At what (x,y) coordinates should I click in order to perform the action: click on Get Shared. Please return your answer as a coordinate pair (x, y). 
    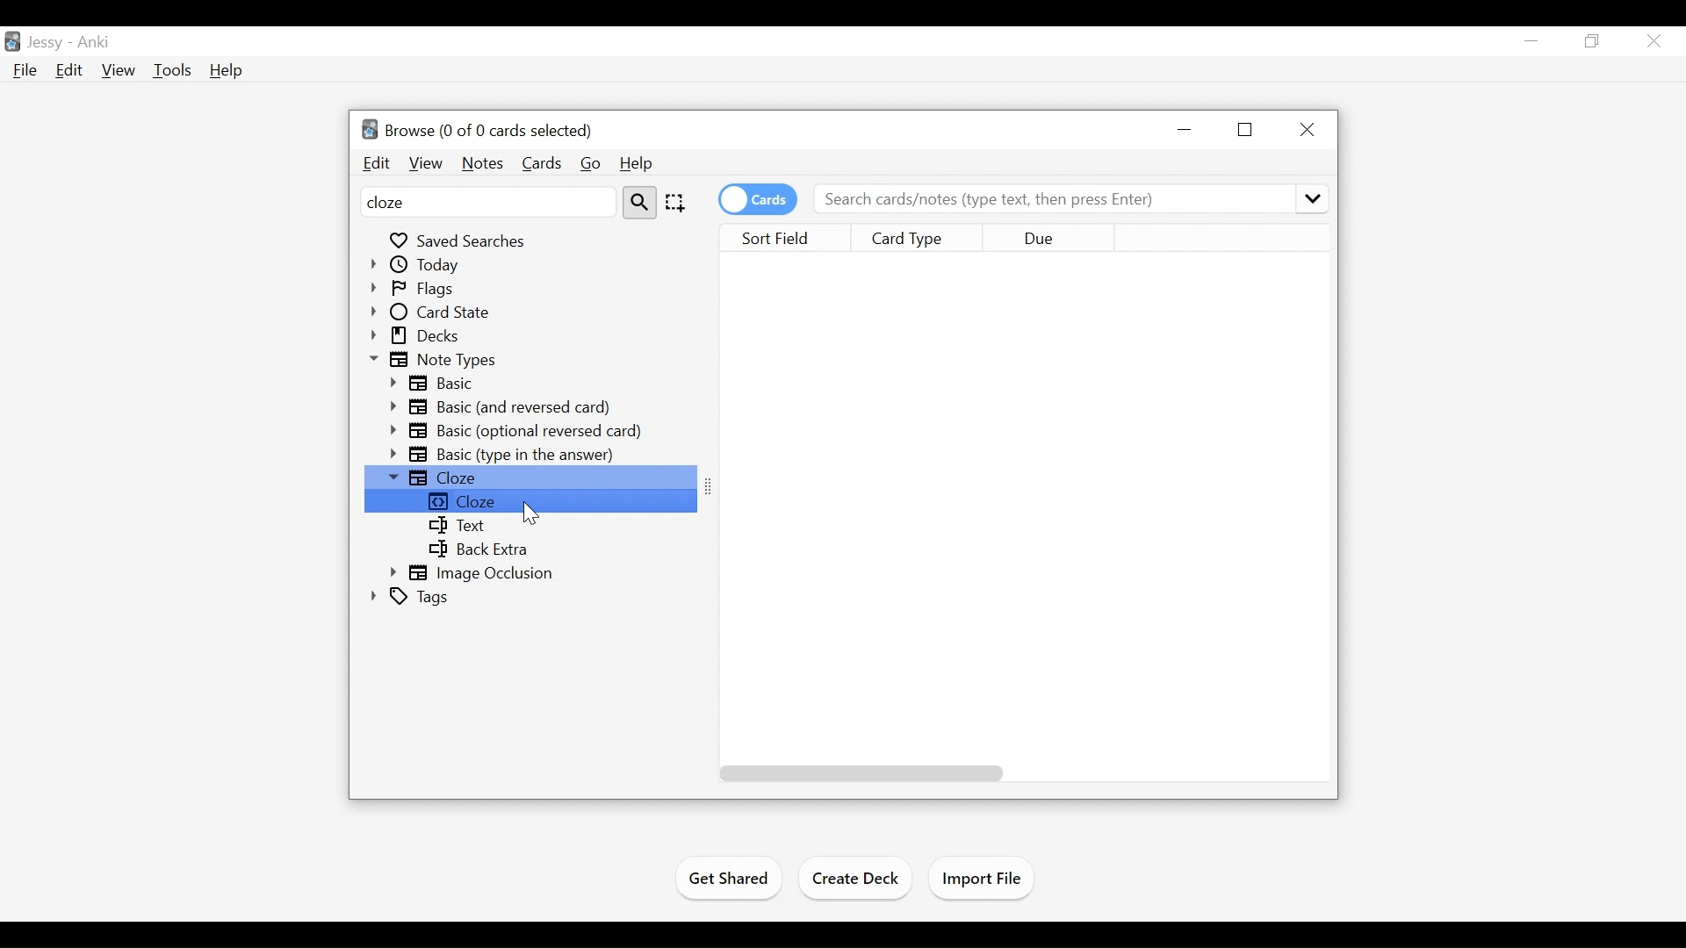
    Looking at the image, I should click on (726, 880).